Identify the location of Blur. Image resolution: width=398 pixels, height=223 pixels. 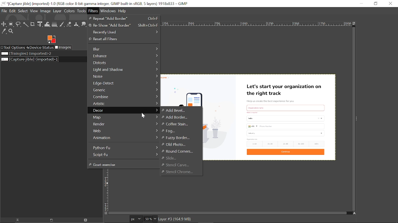
(125, 49).